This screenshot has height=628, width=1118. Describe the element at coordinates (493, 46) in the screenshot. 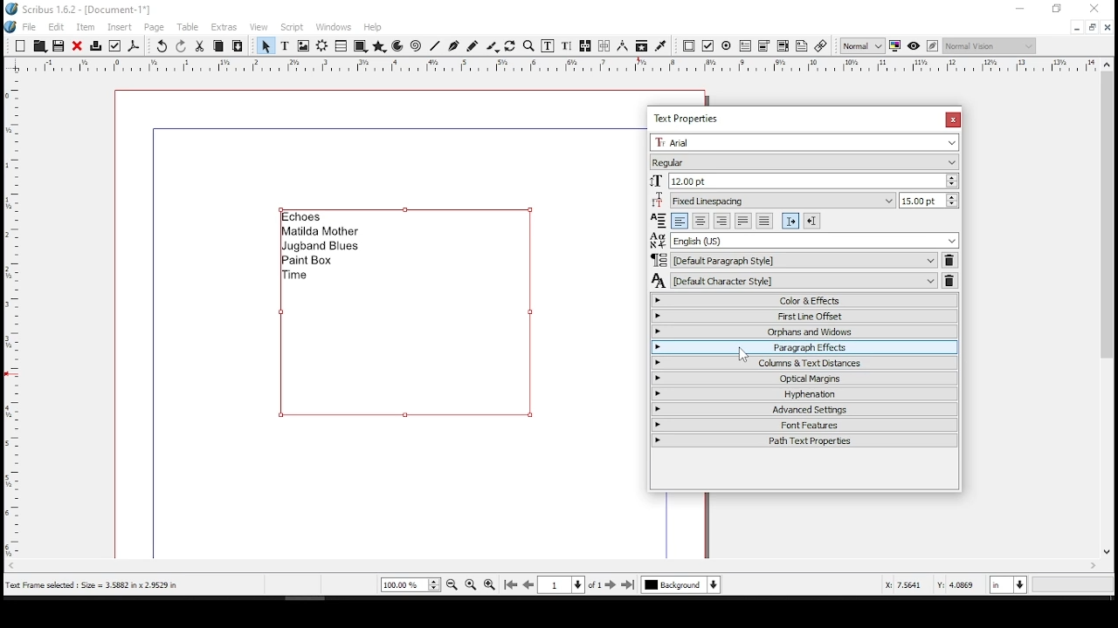

I see `calligraphy lines` at that location.